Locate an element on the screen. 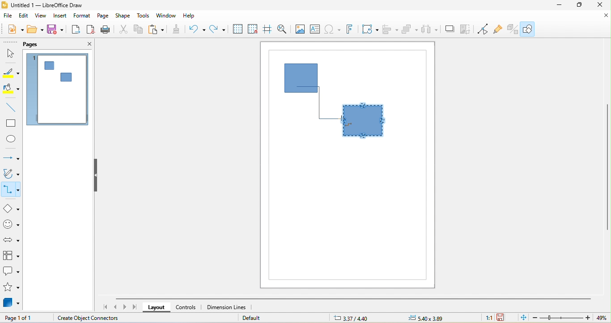 This screenshot has height=323, width=611. file is located at coordinates (8, 16).